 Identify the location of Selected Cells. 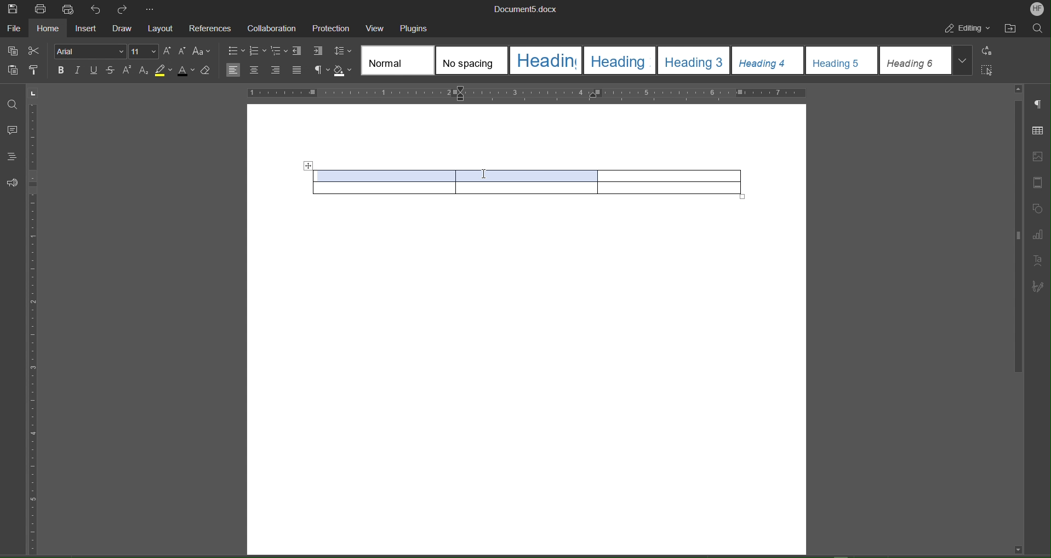
(461, 174).